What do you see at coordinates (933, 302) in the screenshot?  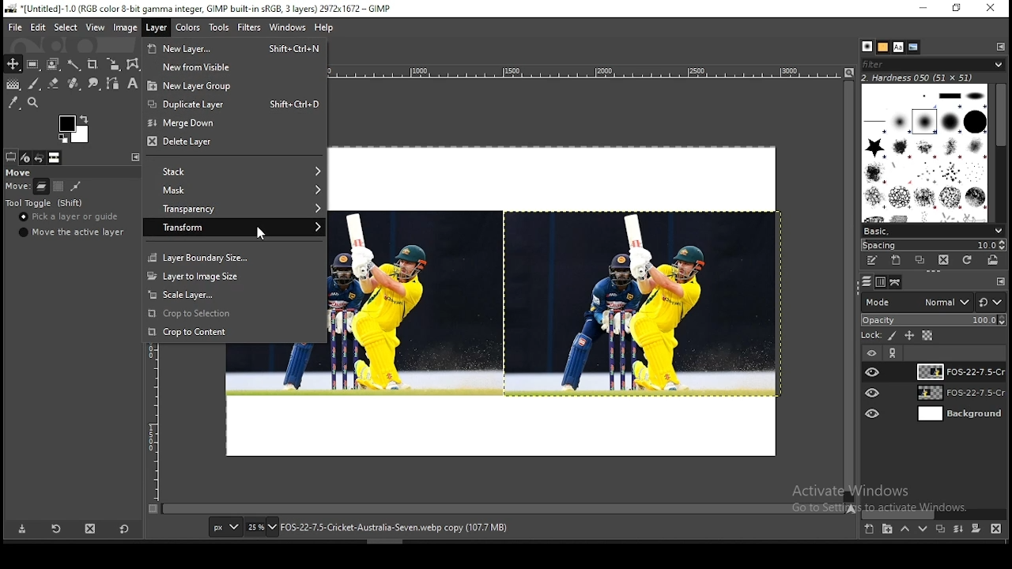 I see `blend mode` at bounding box center [933, 302].